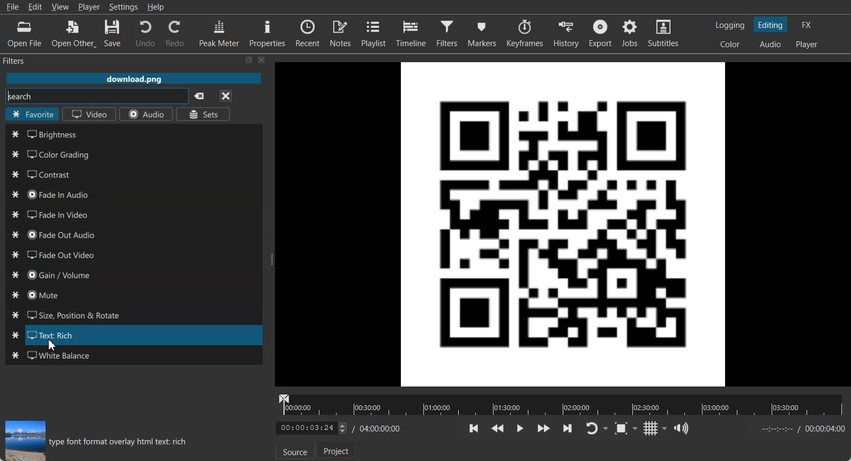 The image size is (851, 461). I want to click on Fade in Video, so click(134, 214).